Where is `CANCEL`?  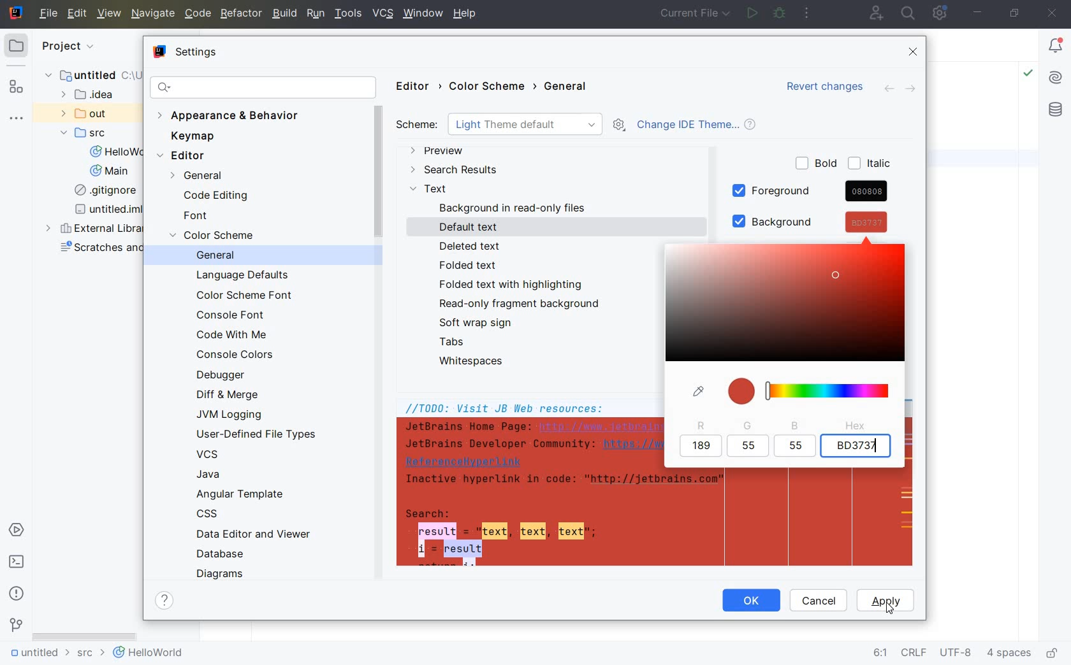
CANCEL is located at coordinates (820, 601).